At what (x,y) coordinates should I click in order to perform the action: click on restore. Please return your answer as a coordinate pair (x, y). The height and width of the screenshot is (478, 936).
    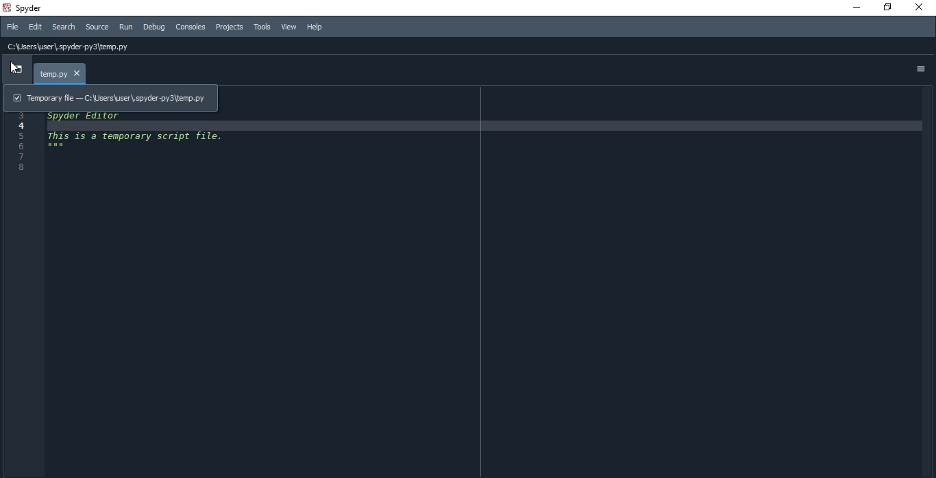
    Looking at the image, I should click on (889, 8).